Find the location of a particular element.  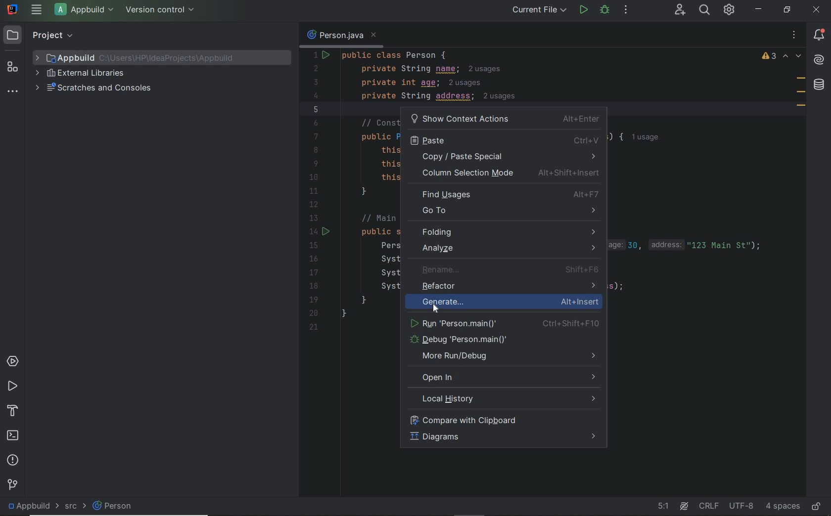

Debug is located at coordinates (503, 340).